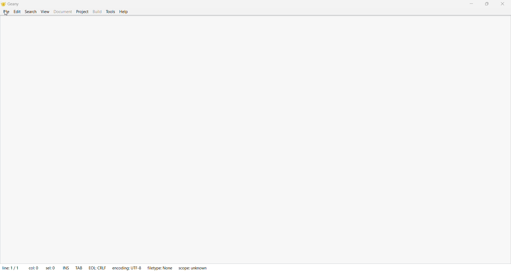 The width and height of the screenshot is (511, 271). Describe the element at coordinates (472, 4) in the screenshot. I see `Minimize` at that location.